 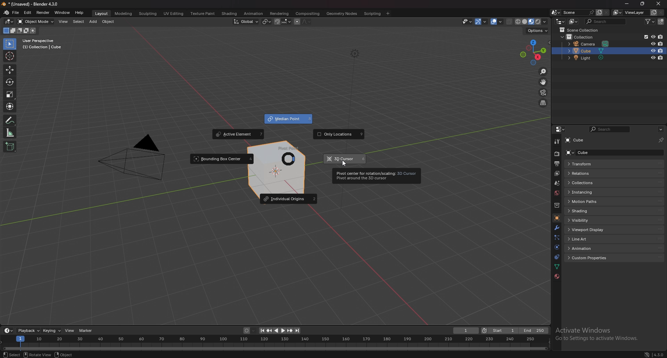 What do you see at coordinates (557, 227) in the screenshot?
I see `modifier` at bounding box center [557, 227].